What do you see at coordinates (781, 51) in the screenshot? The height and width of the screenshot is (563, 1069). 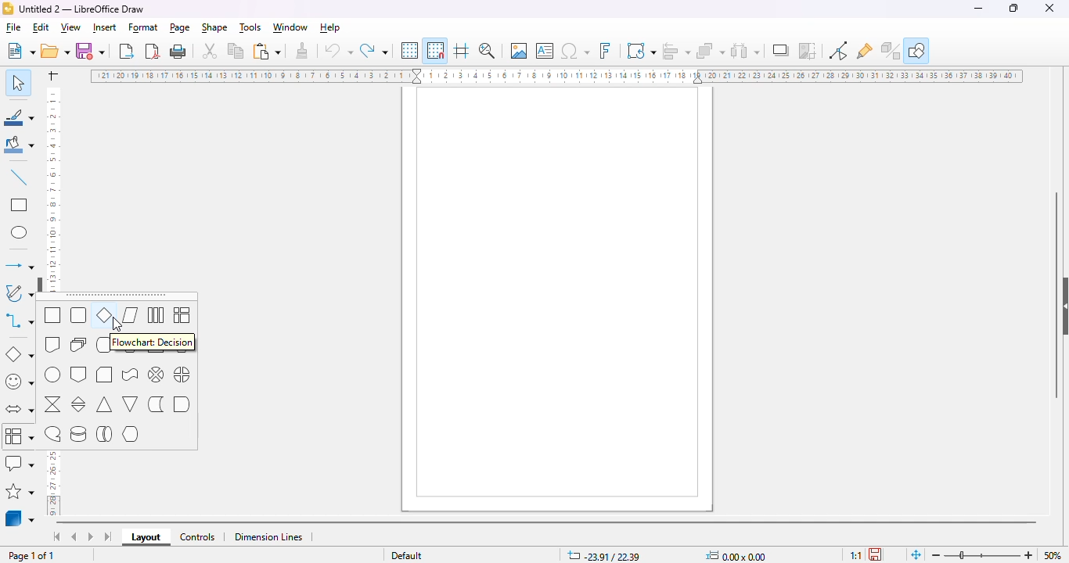 I see `shadow` at bounding box center [781, 51].